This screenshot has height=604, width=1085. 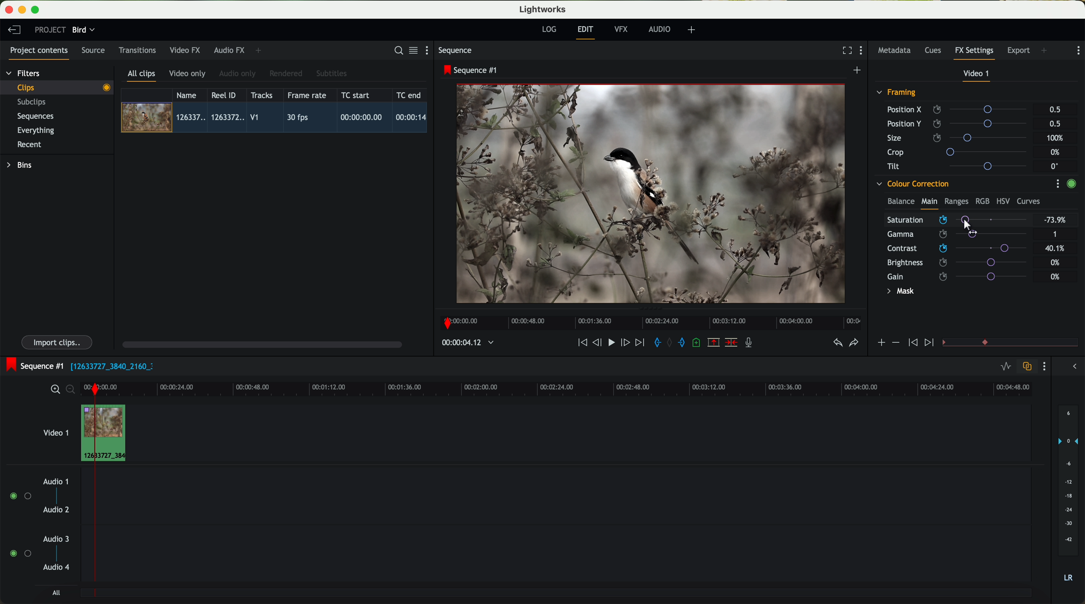 I want to click on balance, so click(x=901, y=202).